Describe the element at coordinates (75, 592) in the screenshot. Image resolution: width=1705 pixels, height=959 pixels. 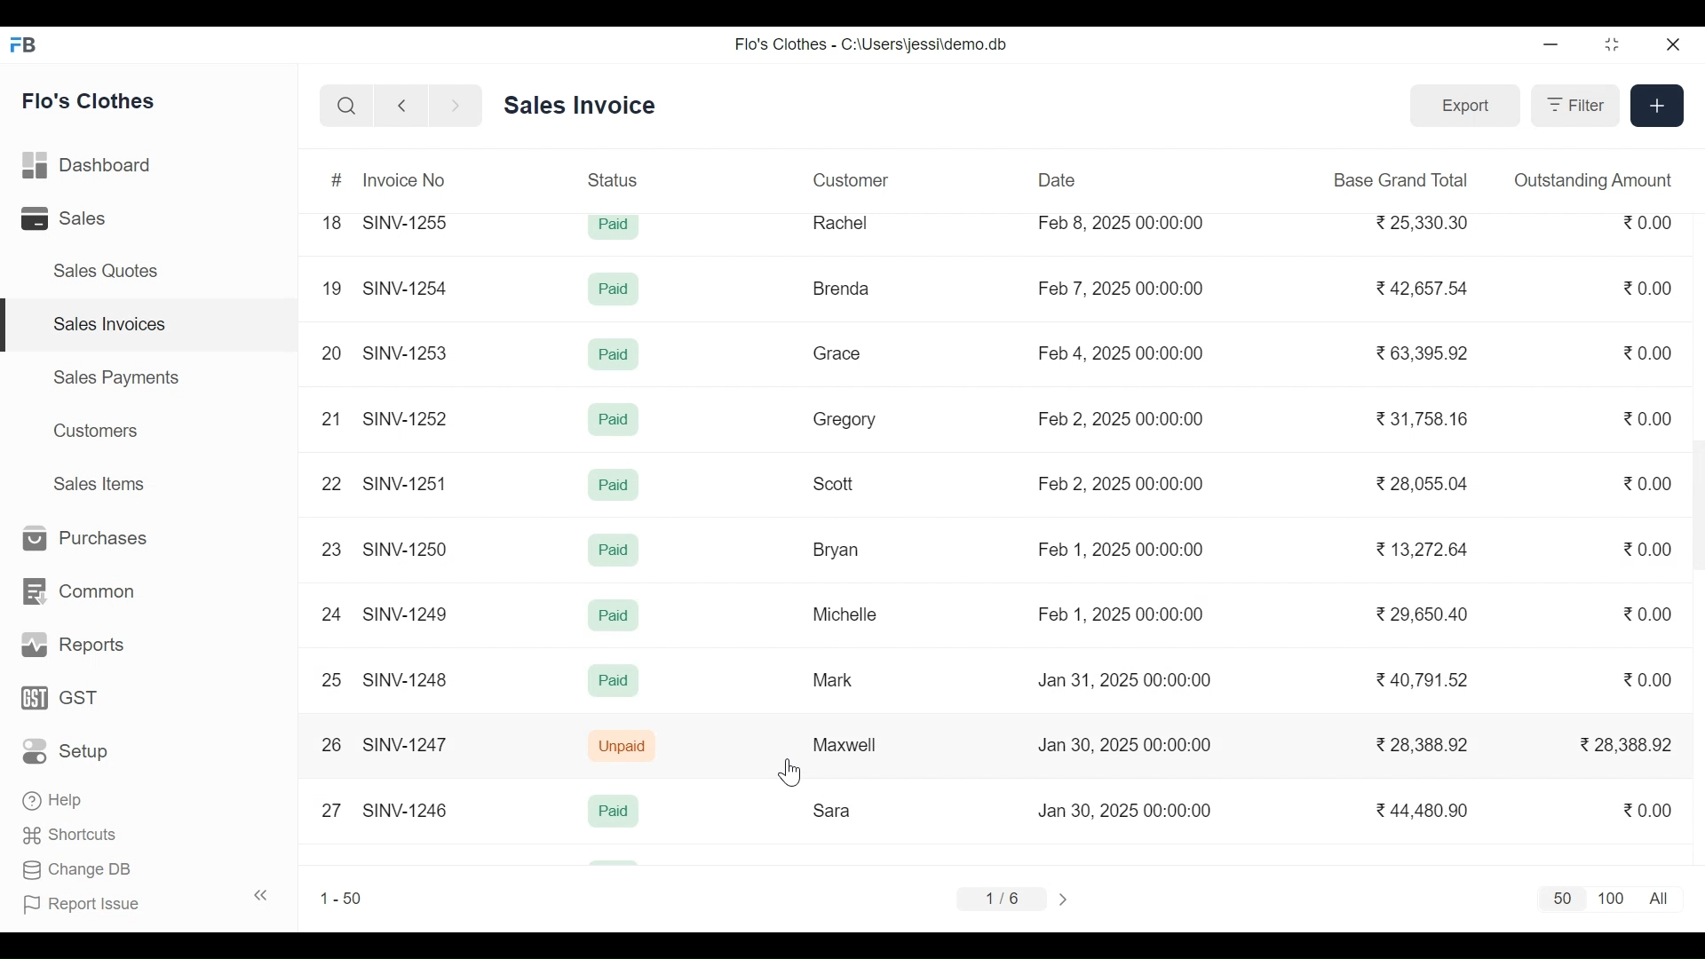
I see `Common` at that location.